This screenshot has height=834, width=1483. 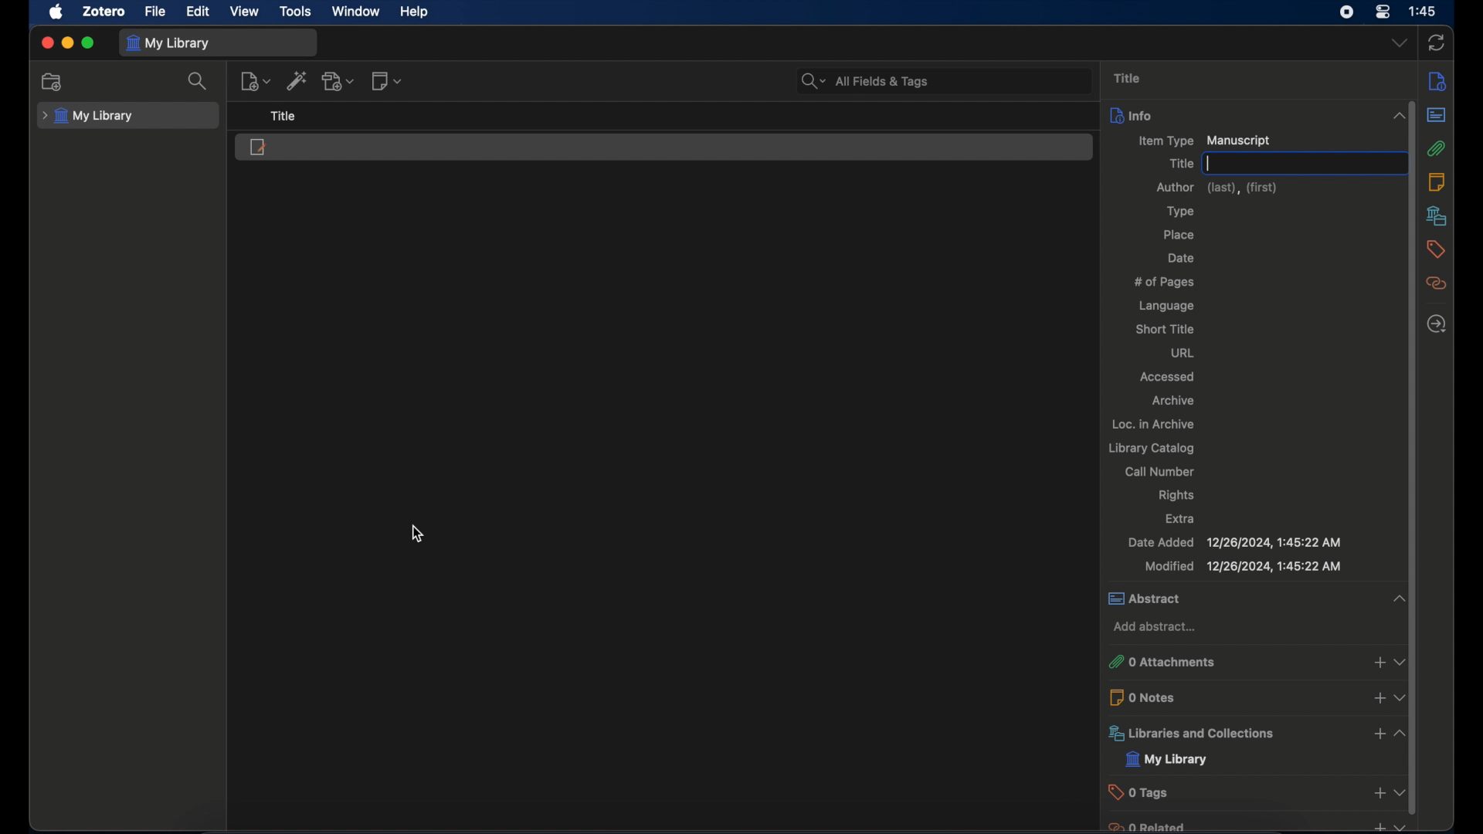 What do you see at coordinates (1219, 188) in the screenshot?
I see `author (last), (first)` at bounding box center [1219, 188].